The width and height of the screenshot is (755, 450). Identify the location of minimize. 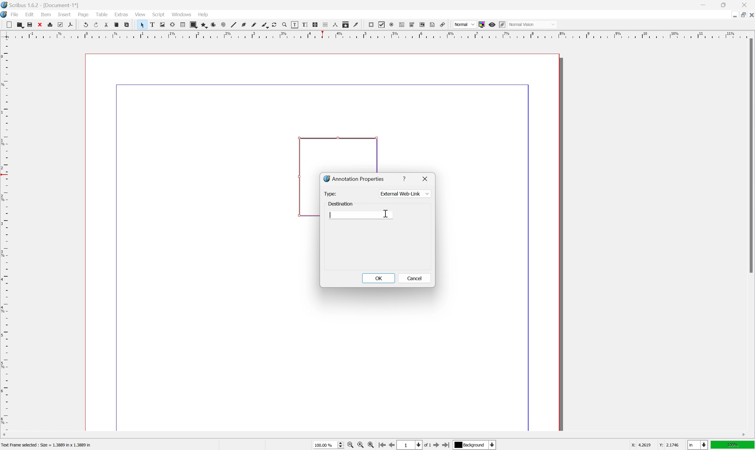
(733, 15).